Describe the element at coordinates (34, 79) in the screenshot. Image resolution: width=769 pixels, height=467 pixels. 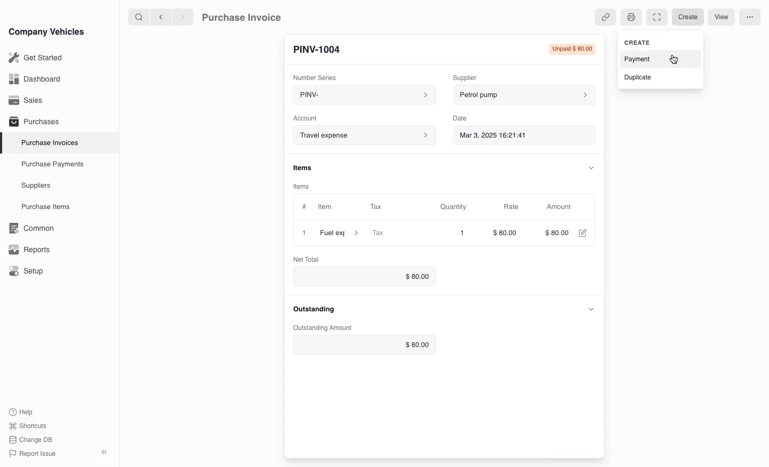
I see `Dashboard` at that location.